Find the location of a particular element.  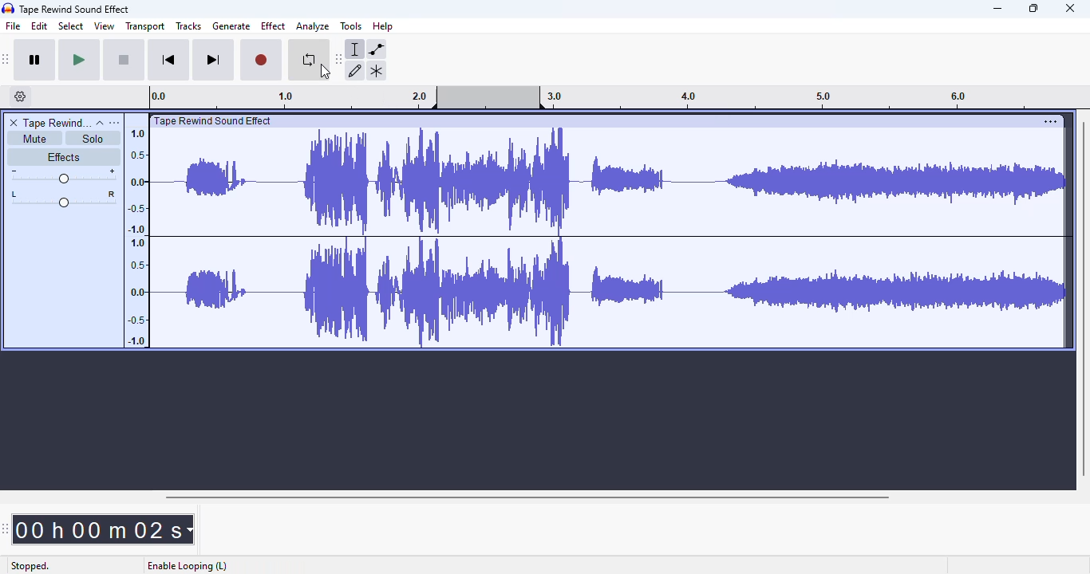

00h 00 m 02 s is located at coordinates (105, 525).